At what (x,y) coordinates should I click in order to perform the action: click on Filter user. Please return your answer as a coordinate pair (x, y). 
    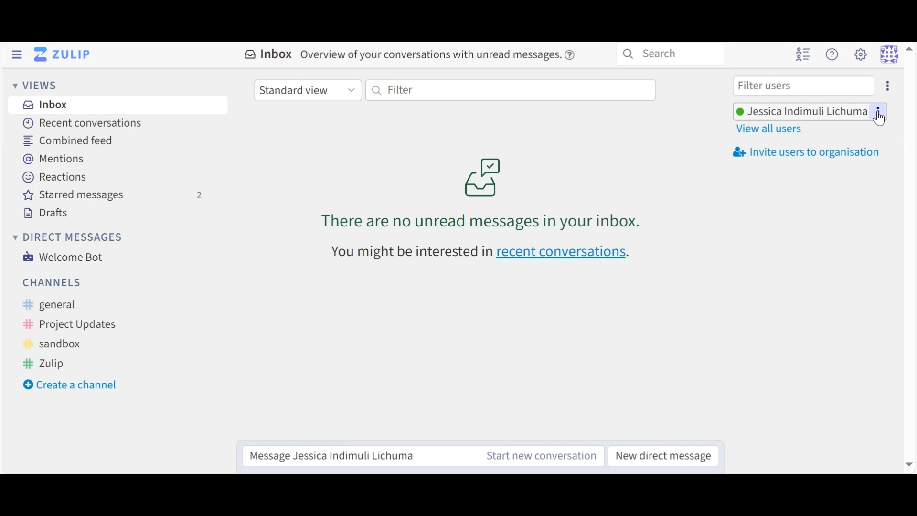
    Looking at the image, I should click on (803, 86).